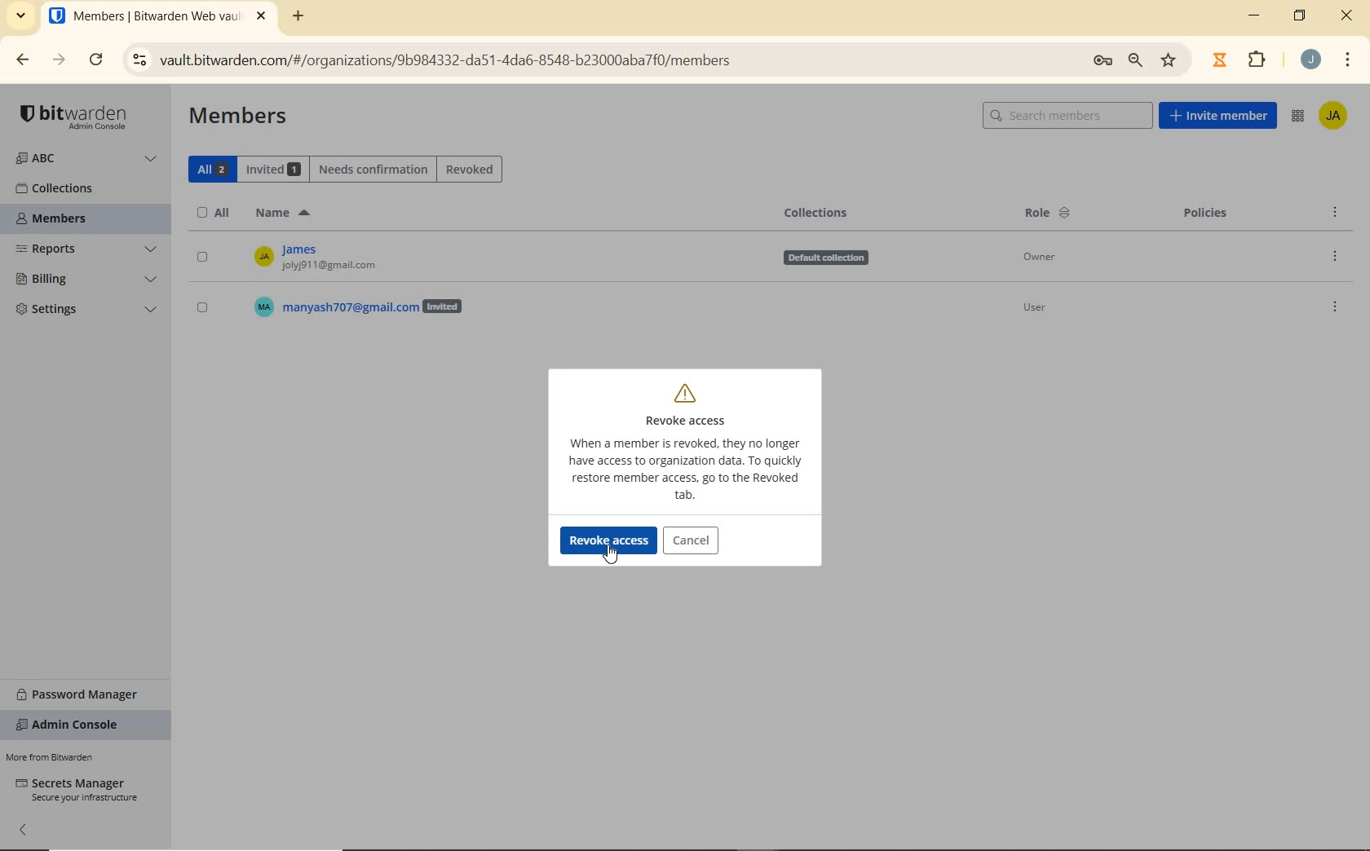 The width and height of the screenshot is (1370, 851). Describe the element at coordinates (607, 540) in the screenshot. I see `REVOKE ACCESS` at that location.